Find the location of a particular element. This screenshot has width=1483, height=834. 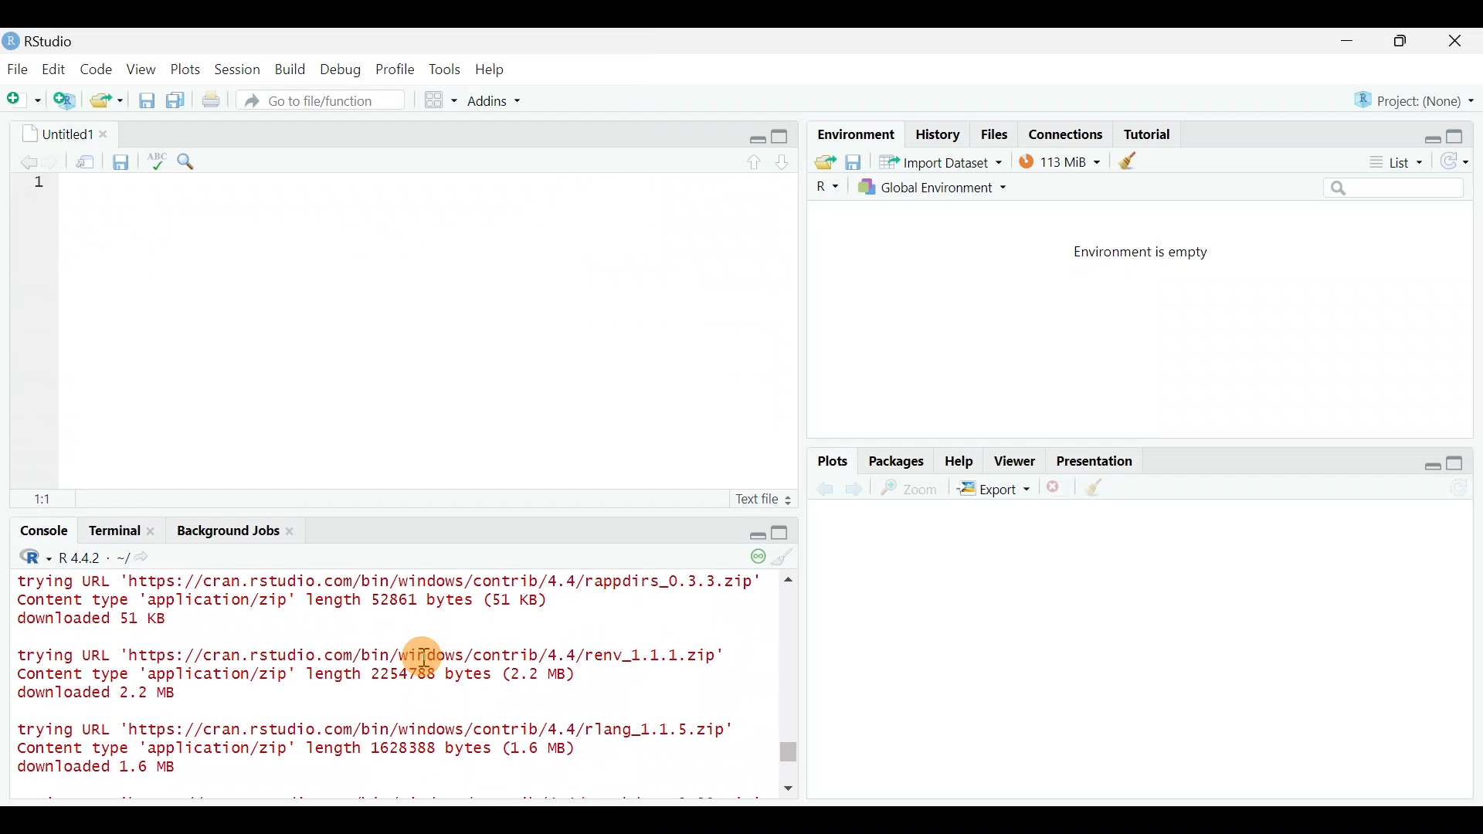

Addins is located at coordinates (496, 103).